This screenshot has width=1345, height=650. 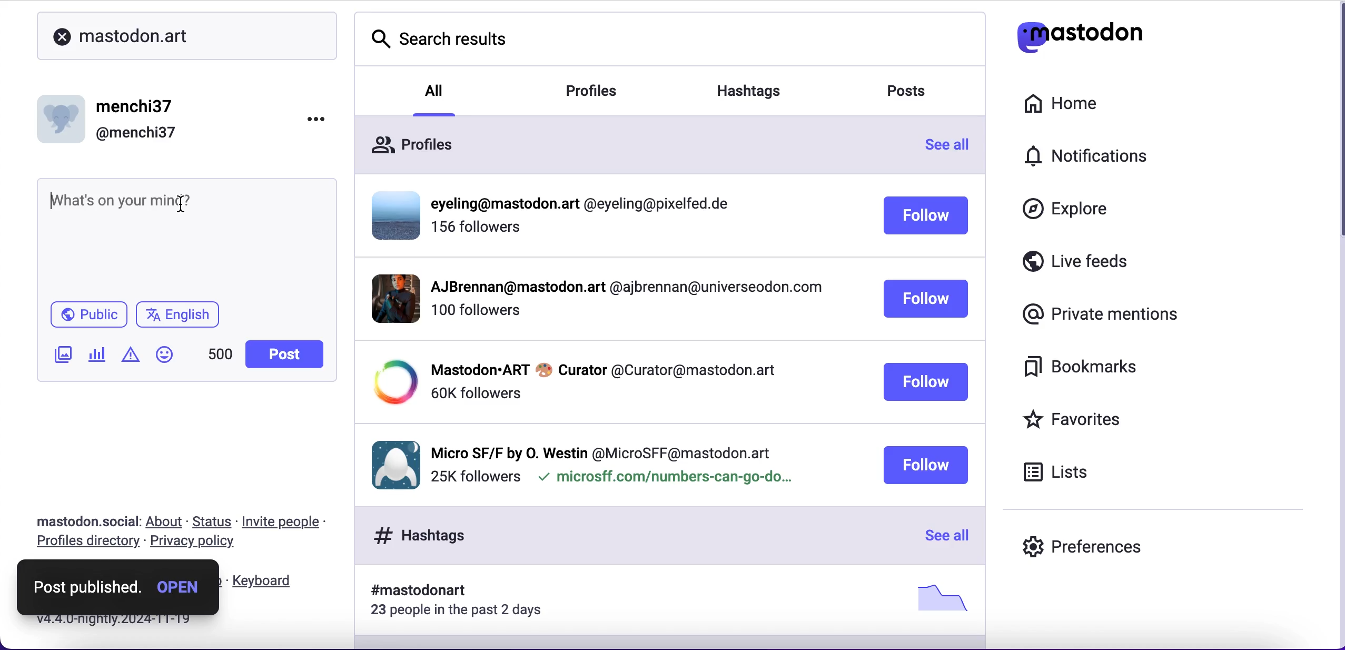 What do you see at coordinates (414, 535) in the screenshot?
I see `hashtags` at bounding box center [414, 535].